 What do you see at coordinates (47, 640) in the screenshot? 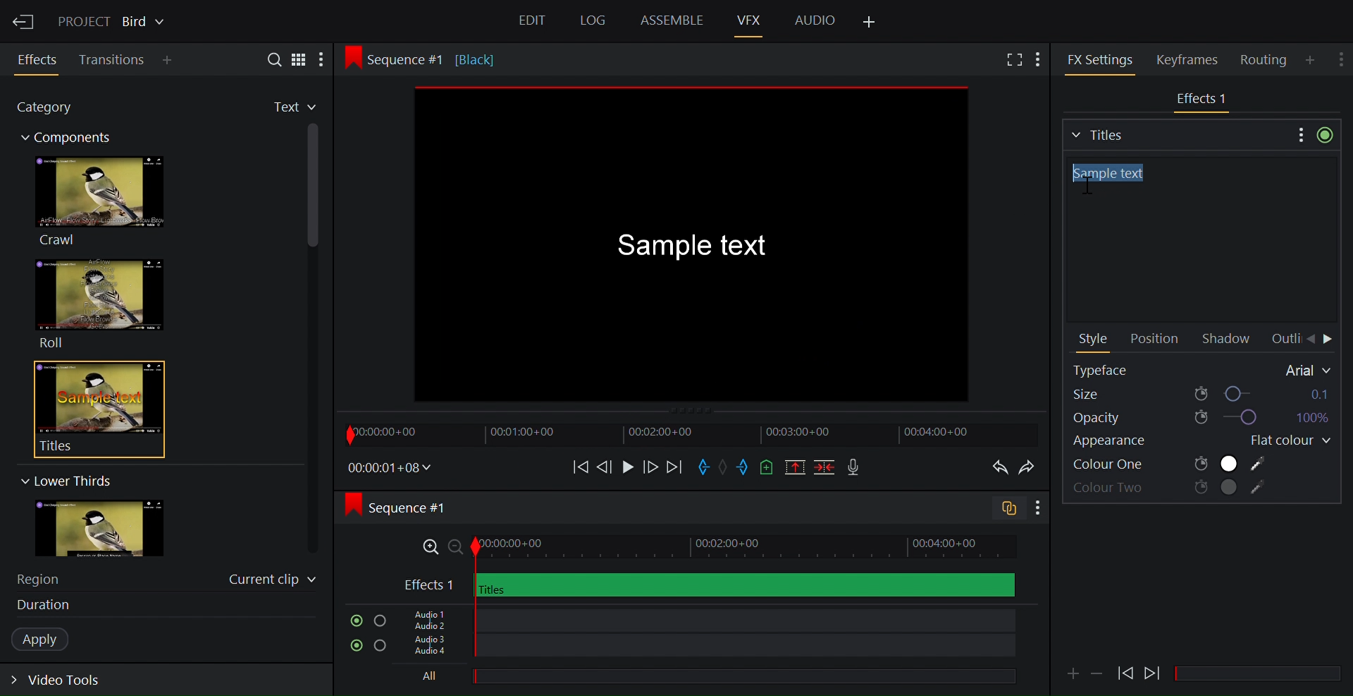
I see `Apply` at bounding box center [47, 640].